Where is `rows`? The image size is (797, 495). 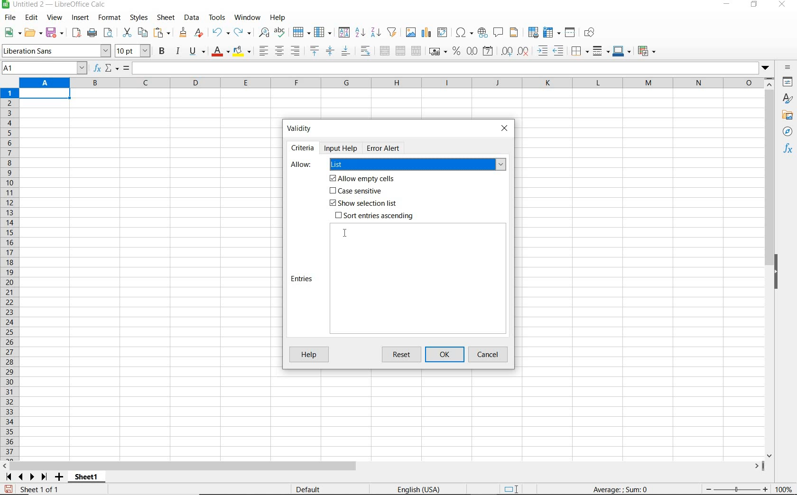 rows is located at coordinates (10, 275).